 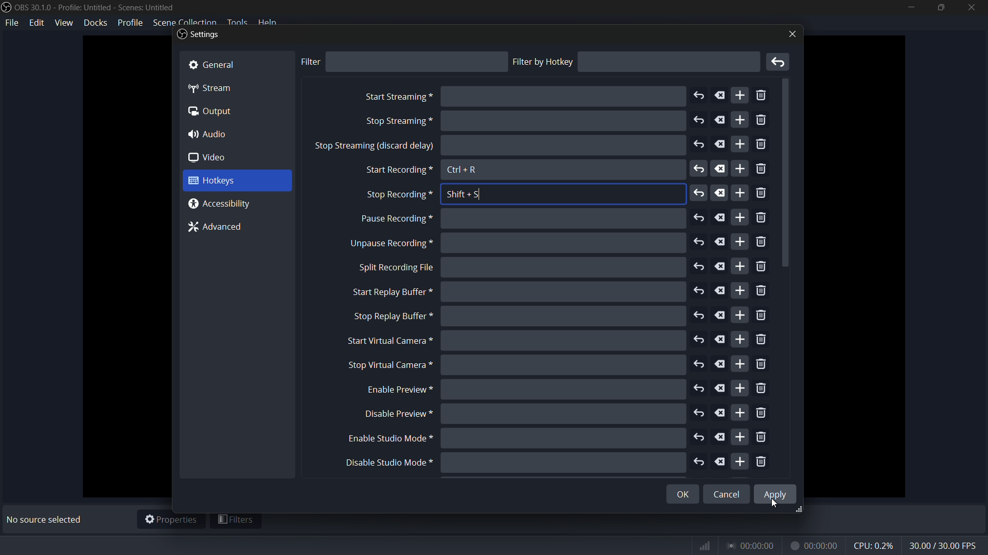 What do you see at coordinates (761, 219) in the screenshot?
I see `remove` at bounding box center [761, 219].